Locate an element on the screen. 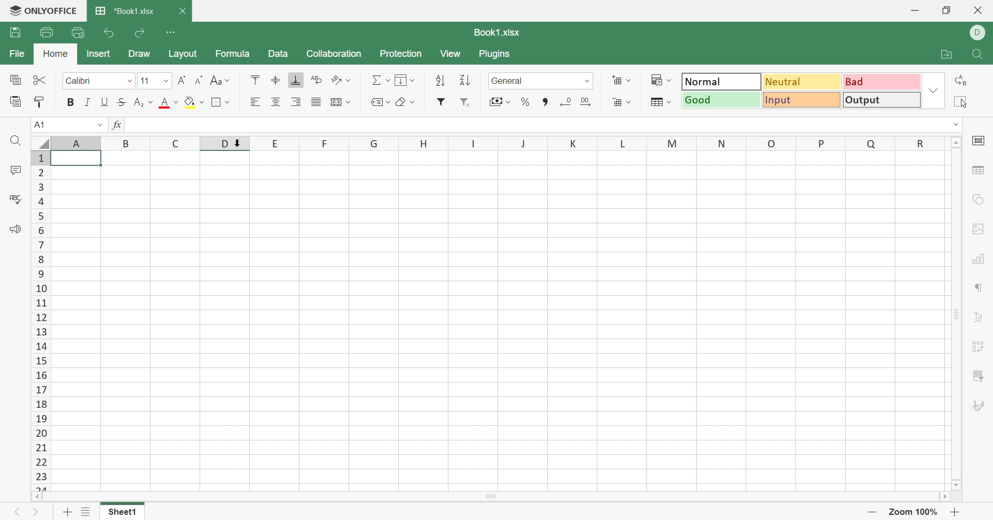 The height and width of the screenshot is (520, 993). Drop Down is located at coordinates (508, 102).